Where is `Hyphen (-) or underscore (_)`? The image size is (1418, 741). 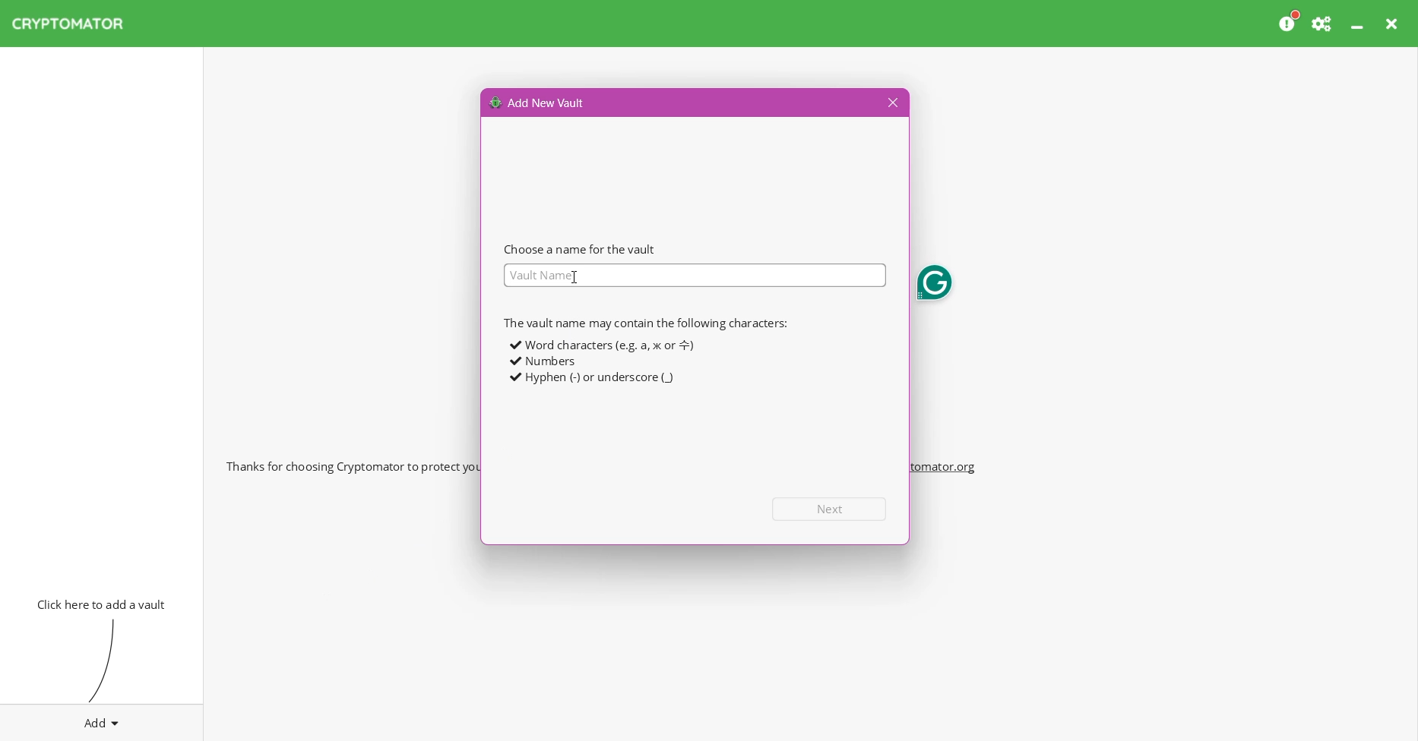
Hyphen (-) or underscore (_) is located at coordinates (592, 378).